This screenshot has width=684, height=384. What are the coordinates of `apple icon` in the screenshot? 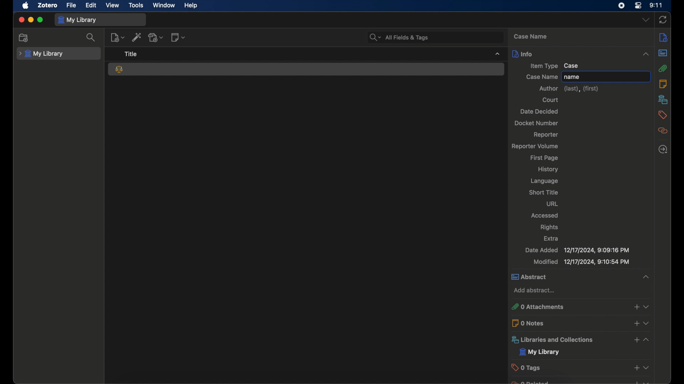 It's located at (26, 6).